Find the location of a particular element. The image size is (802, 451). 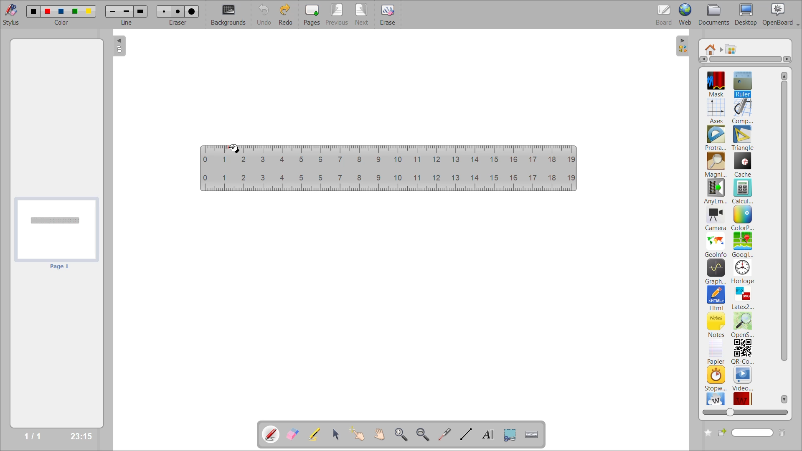

camera is located at coordinates (716, 219).